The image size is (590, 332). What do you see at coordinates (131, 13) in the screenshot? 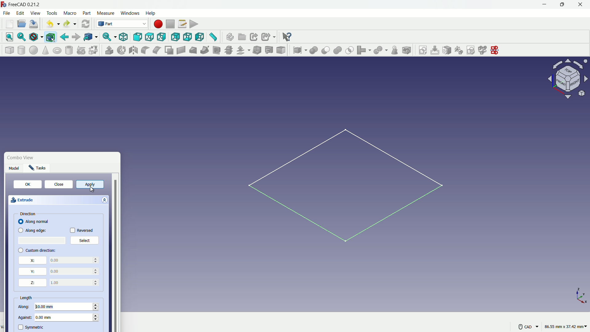
I see `windows` at bounding box center [131, 13].